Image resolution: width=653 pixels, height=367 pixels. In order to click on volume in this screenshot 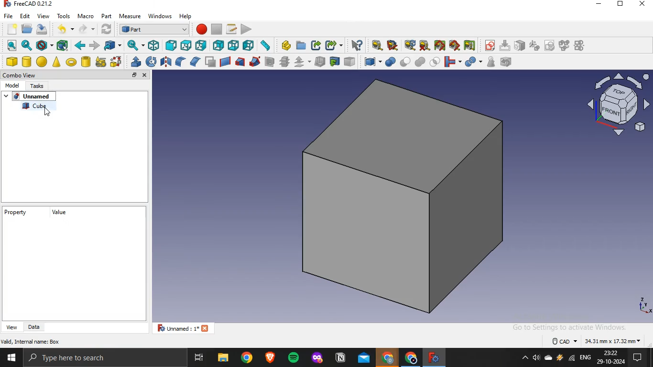, I will do `click(536, 358)`.